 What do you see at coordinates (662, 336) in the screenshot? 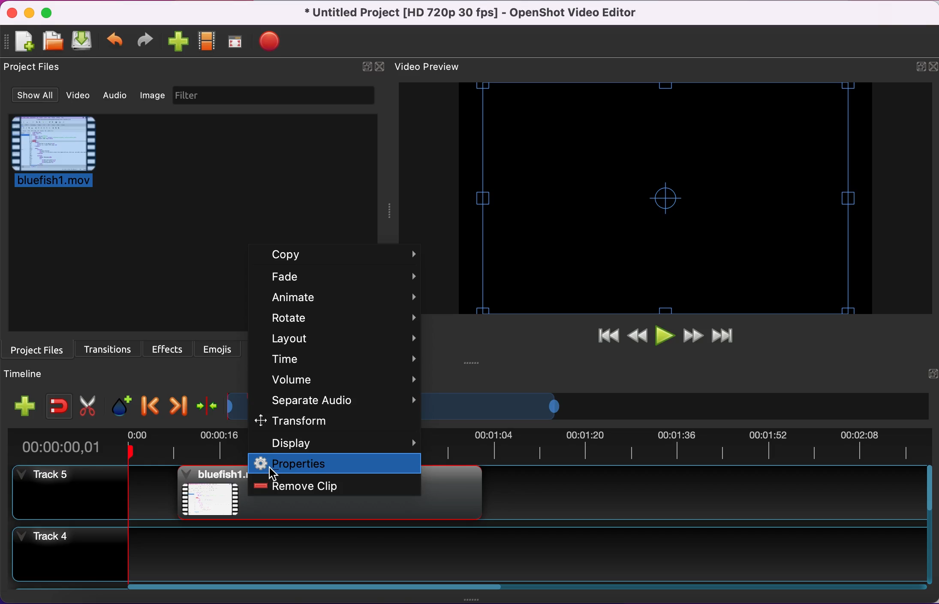
I see `play` at bounding box center [662, 336].